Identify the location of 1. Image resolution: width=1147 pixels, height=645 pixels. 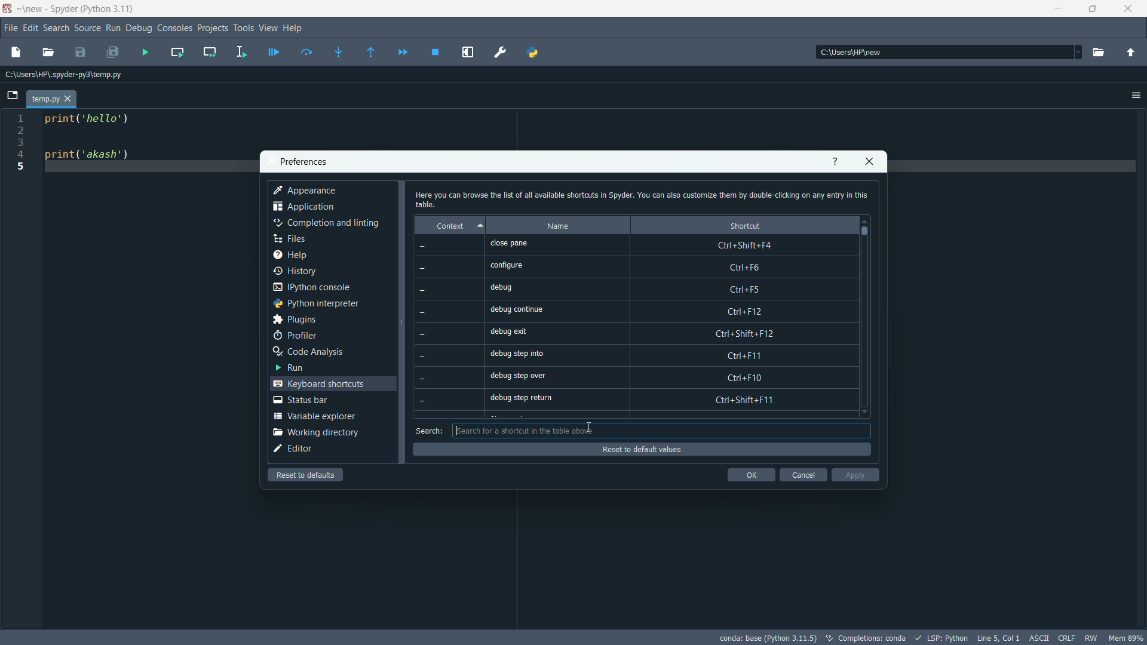
(23, 116).